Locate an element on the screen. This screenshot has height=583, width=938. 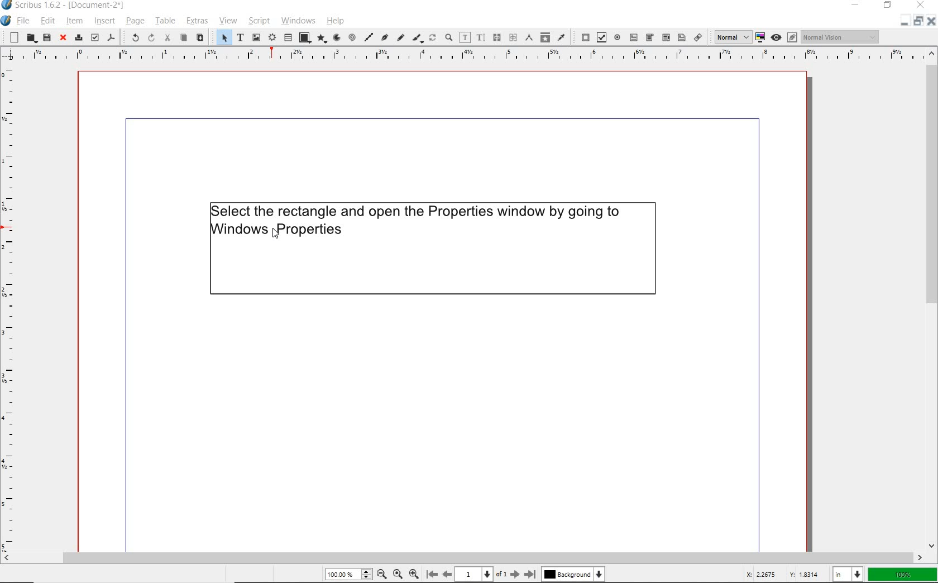
print is located at coordinates (78, 37).